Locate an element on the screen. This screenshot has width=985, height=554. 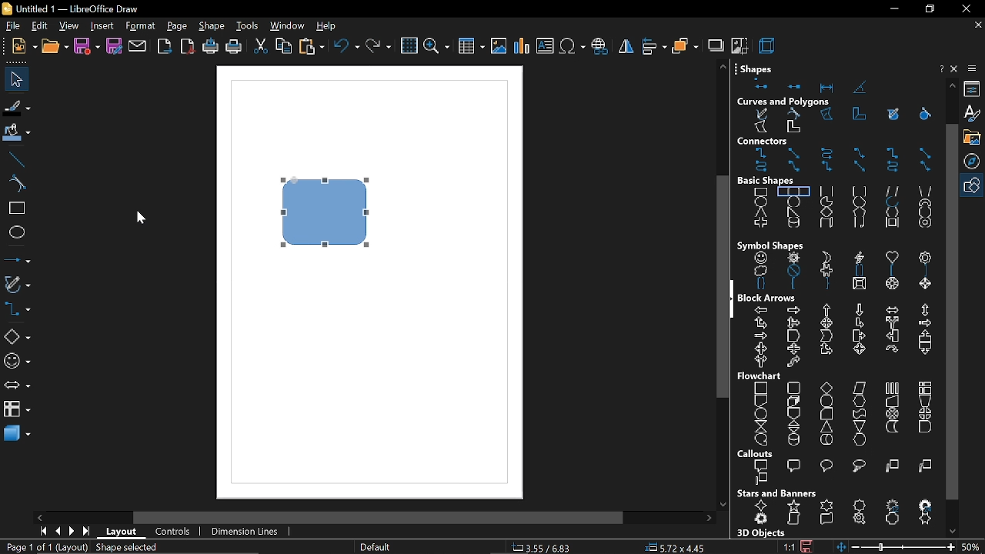
current zoom is located at coordinates (972, 546).